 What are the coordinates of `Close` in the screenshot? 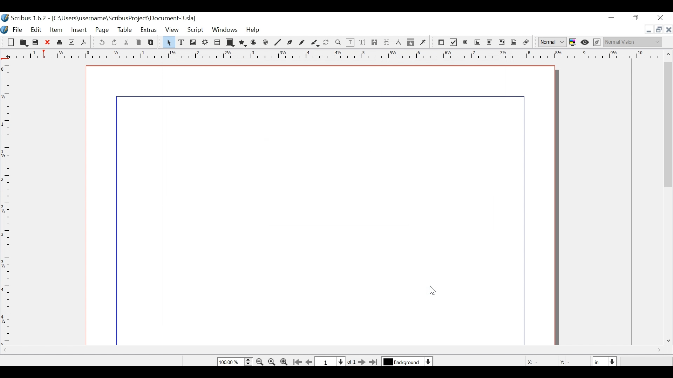 It's located at (48, 43).